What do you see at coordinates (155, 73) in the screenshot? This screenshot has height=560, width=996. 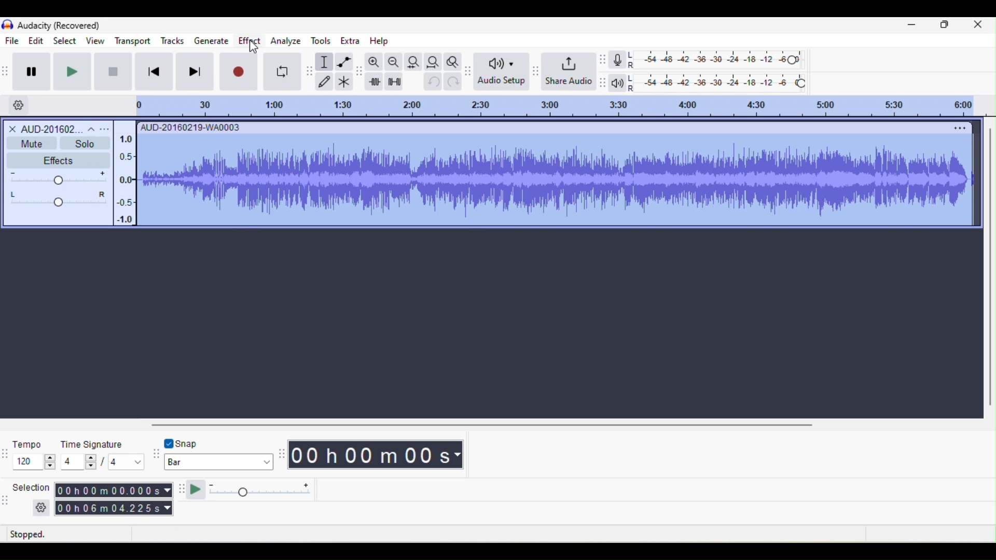 I see `skip to start` at bounding box center [155, 73].